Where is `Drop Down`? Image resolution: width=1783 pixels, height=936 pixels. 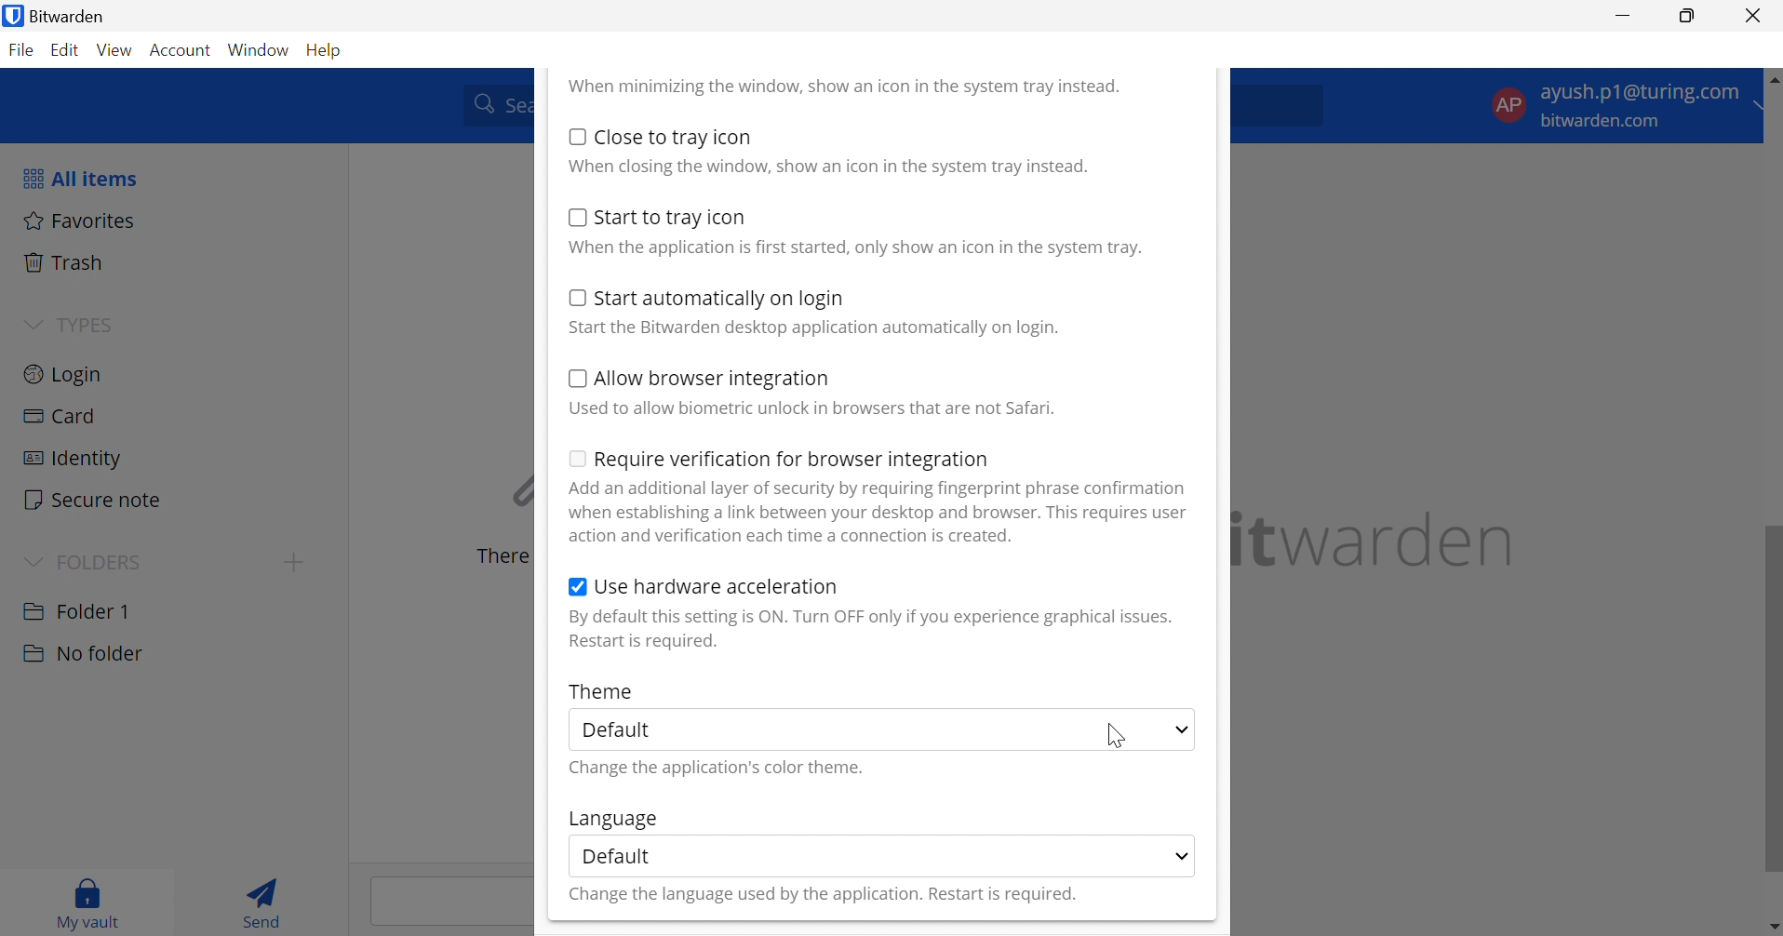
Drop Down is located at coordinates (32, 559).